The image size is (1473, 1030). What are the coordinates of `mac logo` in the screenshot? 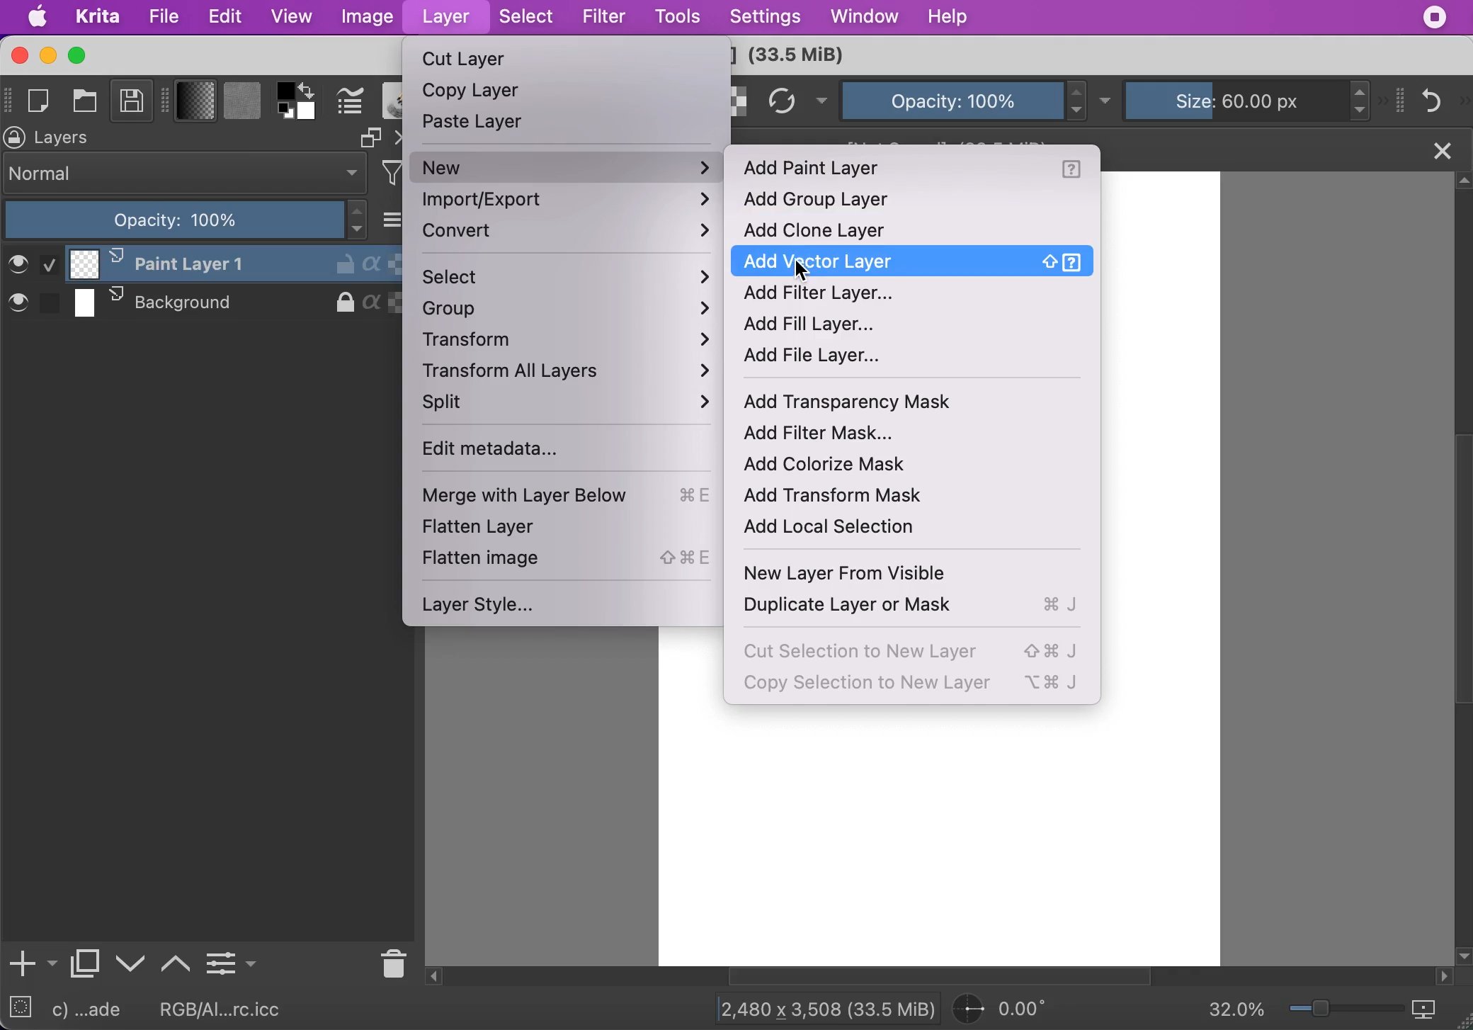 It's located at (39, 18).